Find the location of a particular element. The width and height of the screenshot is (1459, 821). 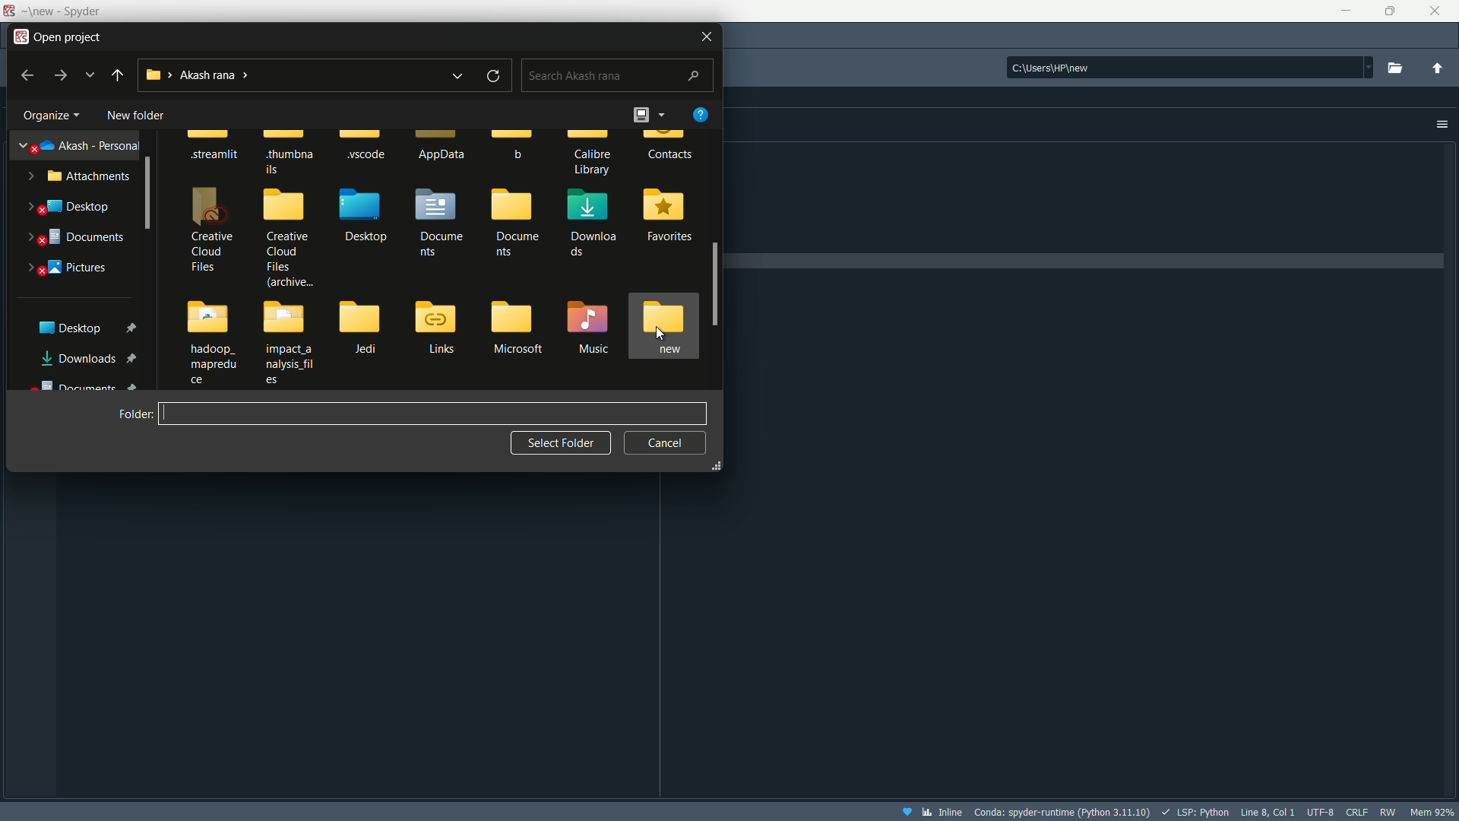

attachments is located at coordinates (79, 179).